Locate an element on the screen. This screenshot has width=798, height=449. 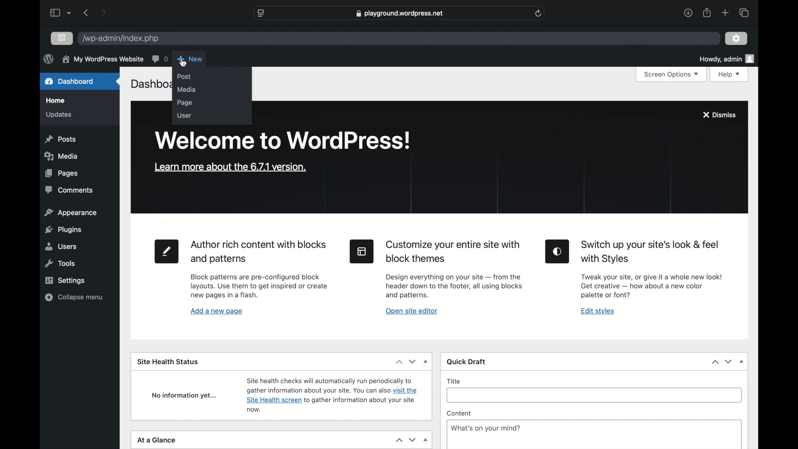
tools is located at coordinates (59, 264).